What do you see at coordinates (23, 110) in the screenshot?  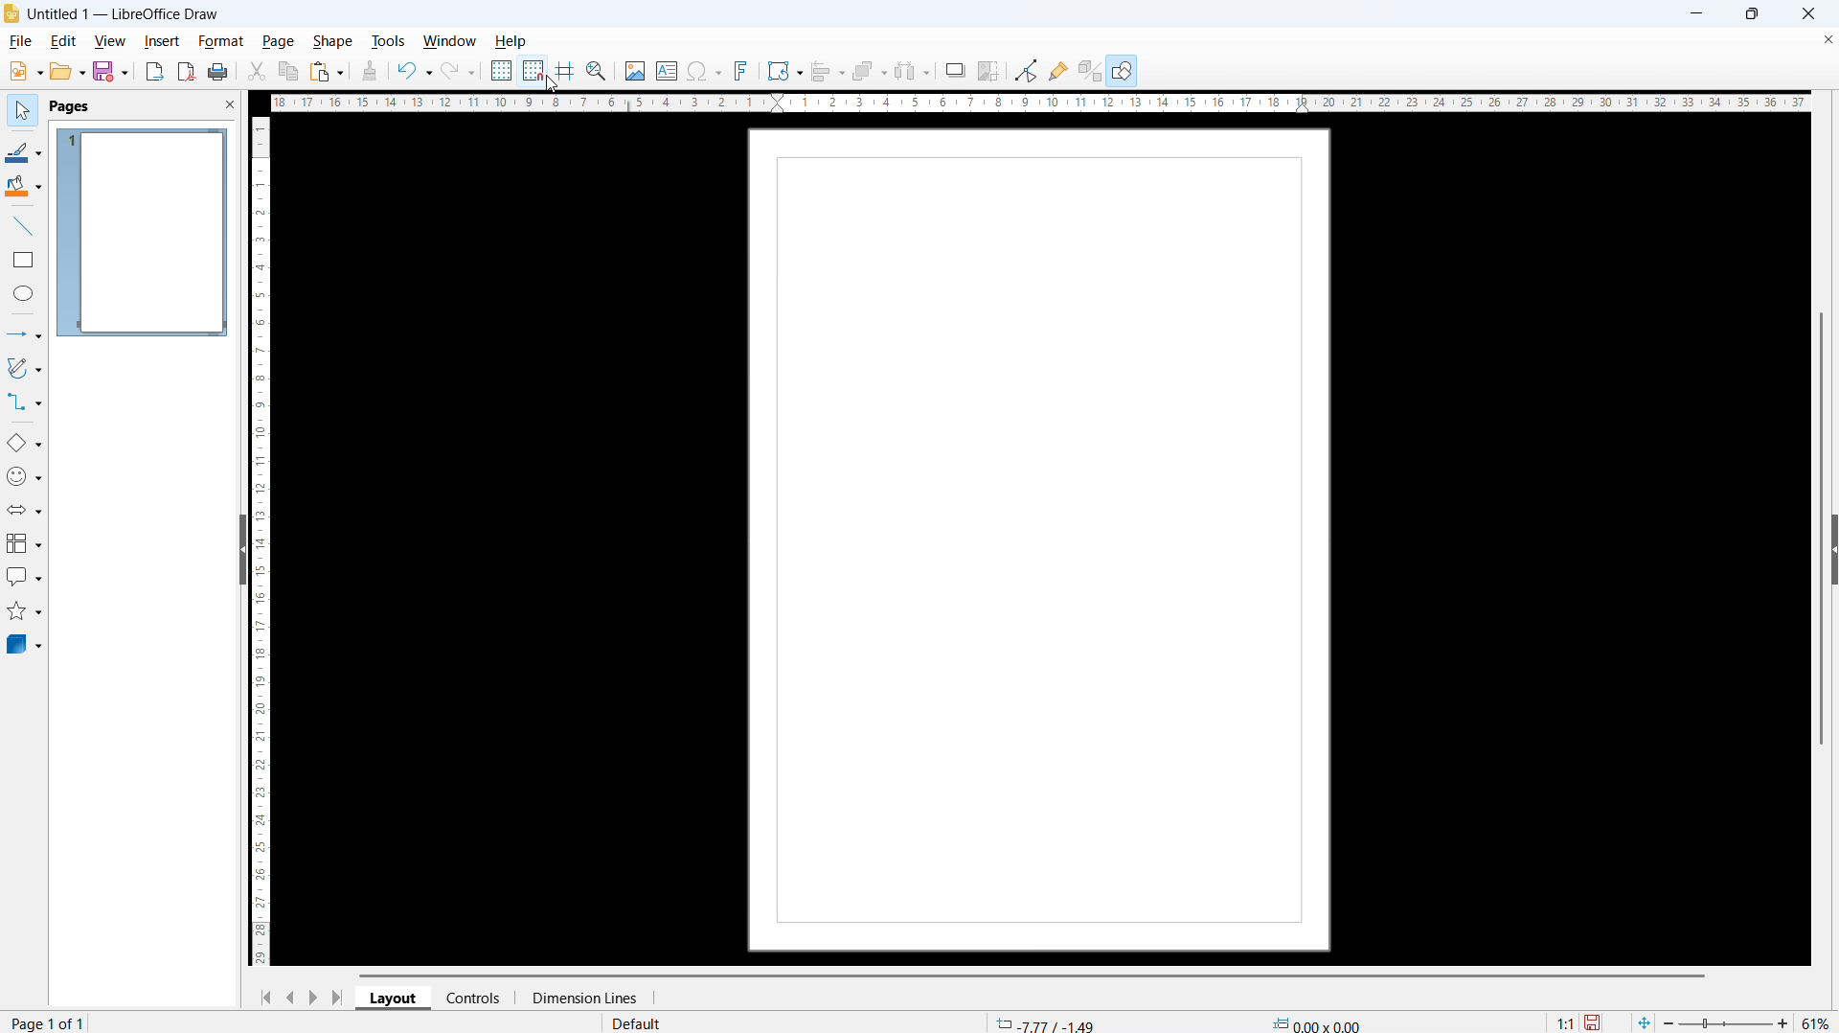 I see `select` at bounding box center [23, 110].